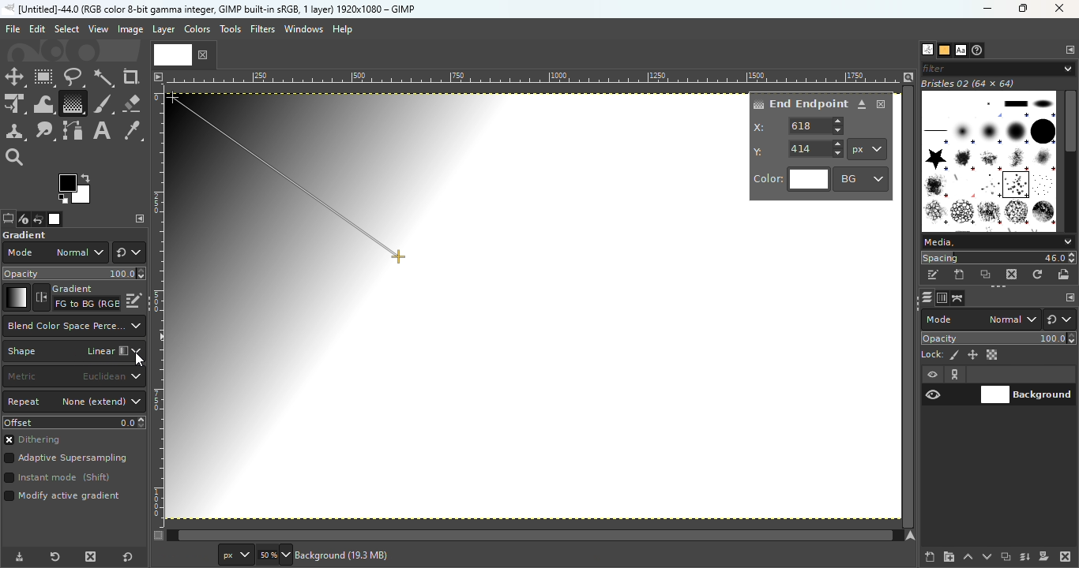 This screenshot has width=1079, height=568. Describe the element at coordinates (131, 556) in the screenshot. I see `Reset to default values` at that location.